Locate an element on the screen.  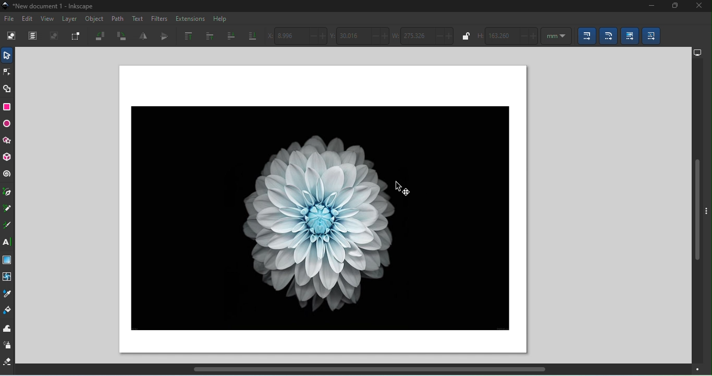
Close is located at coordinates (699, 6).